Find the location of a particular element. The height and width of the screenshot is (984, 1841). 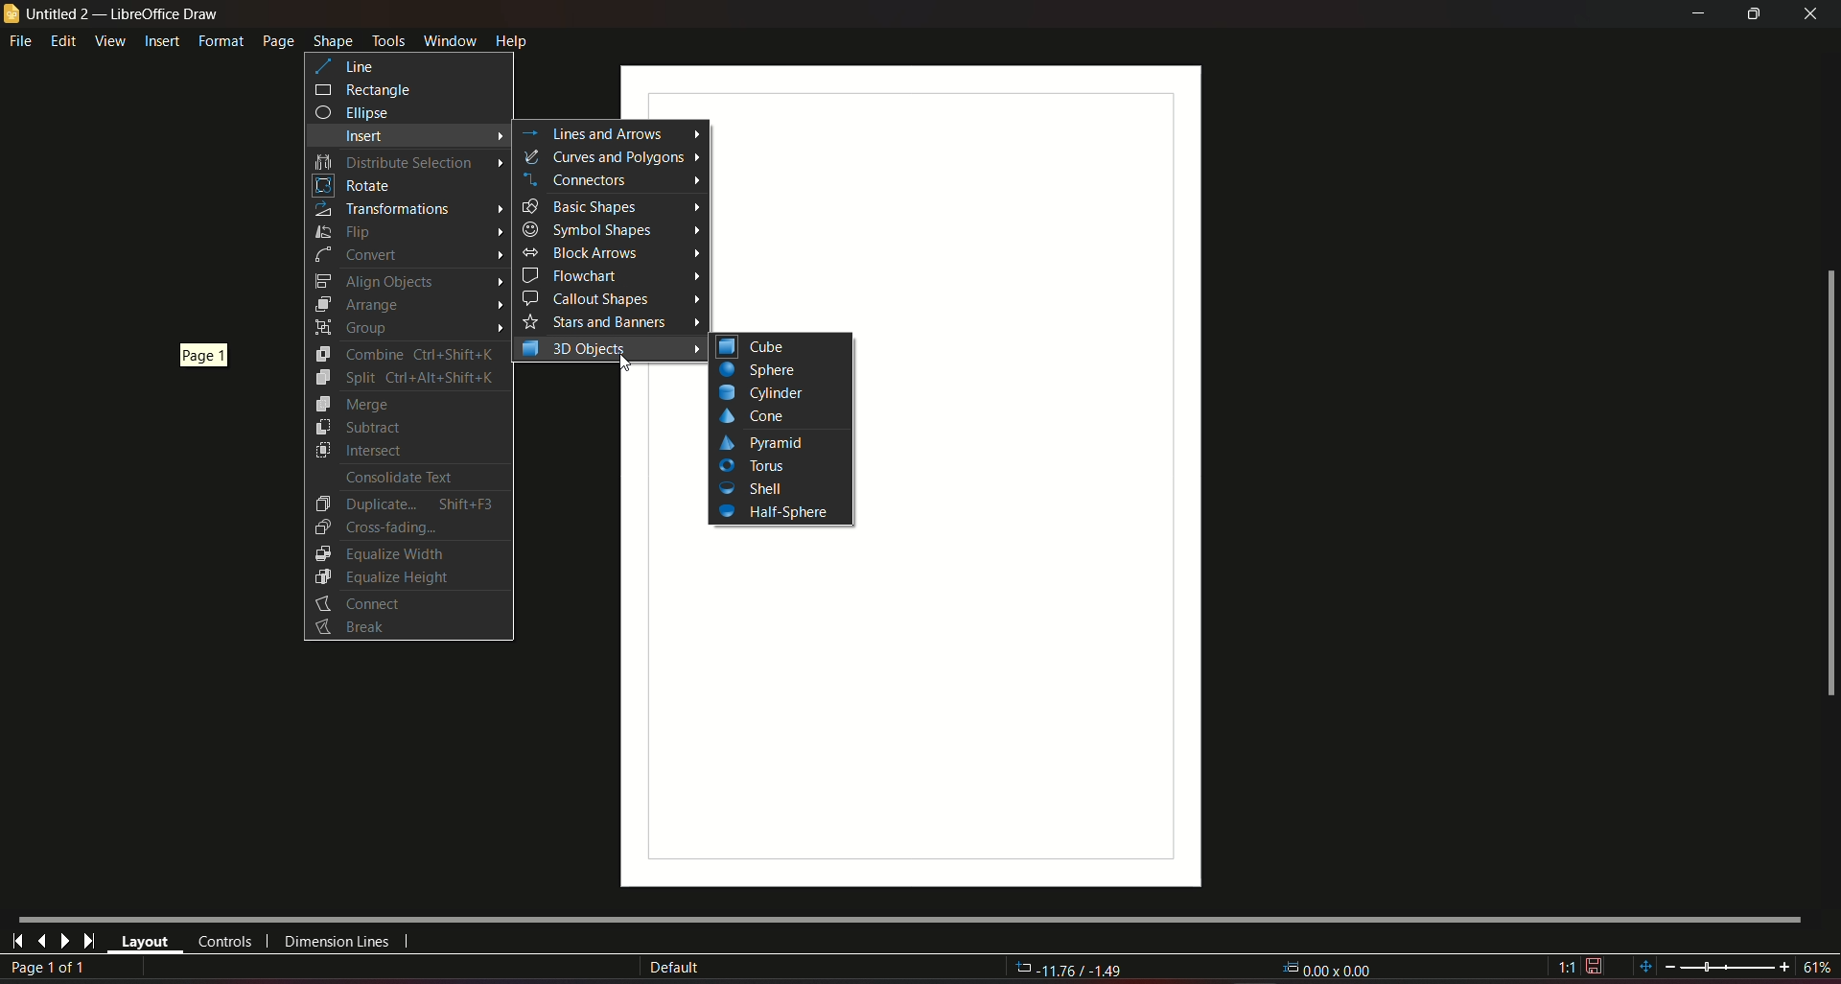

Arrow is located at coordinates (695, 204).